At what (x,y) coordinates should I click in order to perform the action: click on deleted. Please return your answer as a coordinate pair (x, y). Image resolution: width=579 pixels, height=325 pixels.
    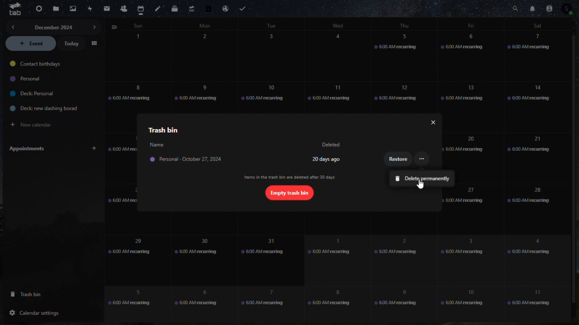
    Looking at the image, I should click on (332, 145).